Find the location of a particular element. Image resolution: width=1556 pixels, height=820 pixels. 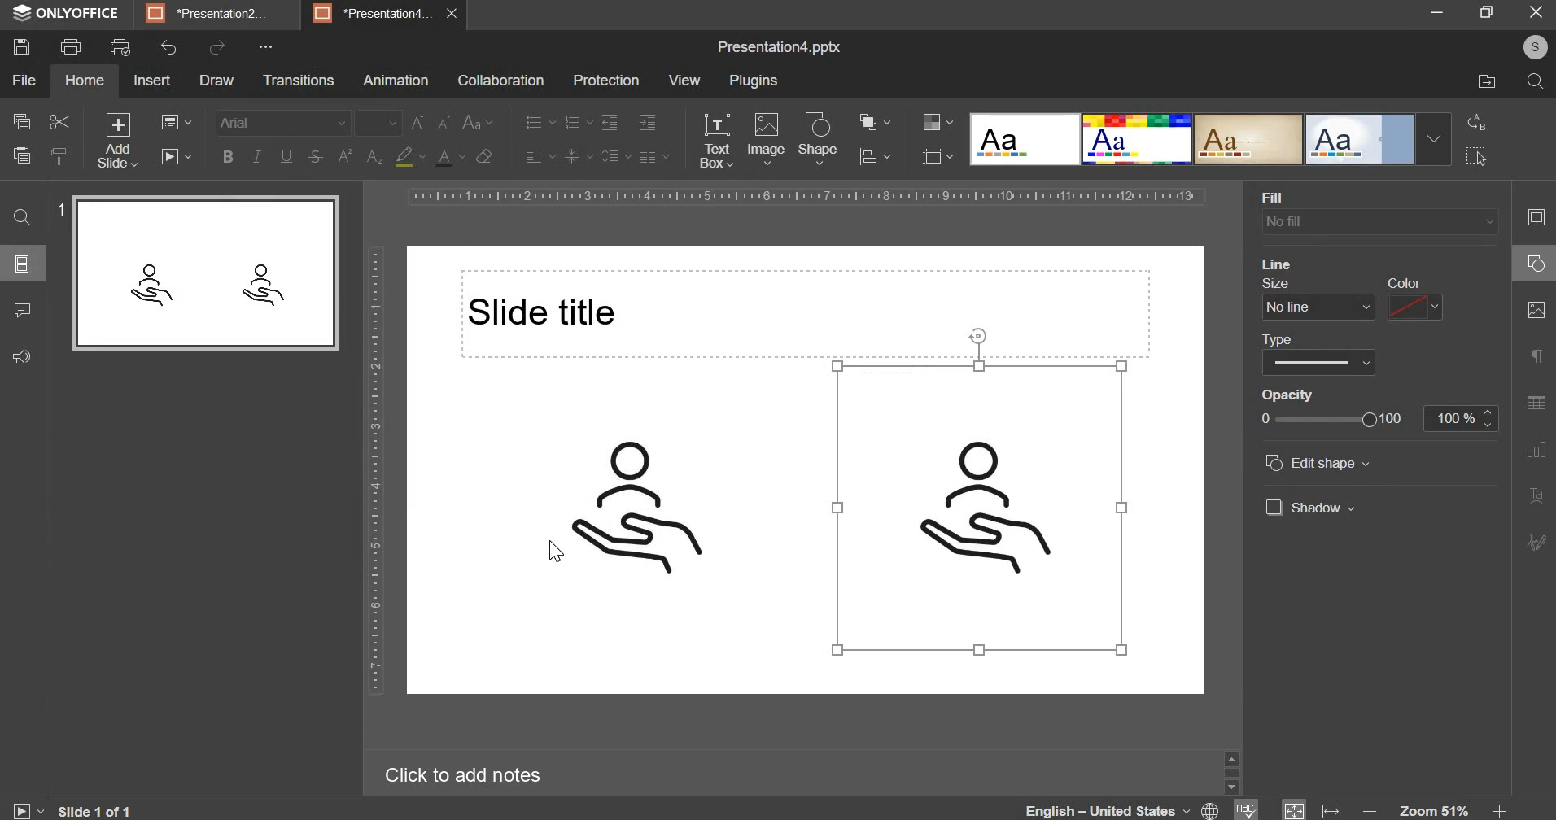

decrease indent is located at coordinates (608, 124).